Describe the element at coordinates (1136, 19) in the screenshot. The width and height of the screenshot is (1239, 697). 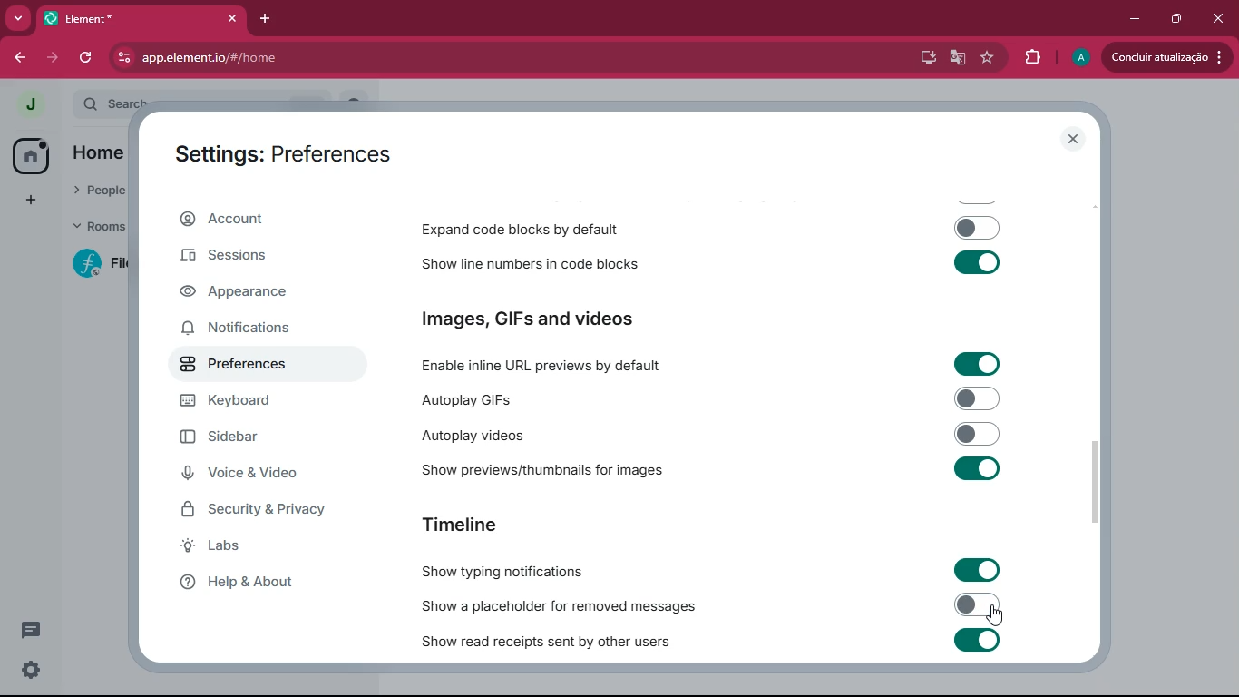
I see `minimize` at that location.